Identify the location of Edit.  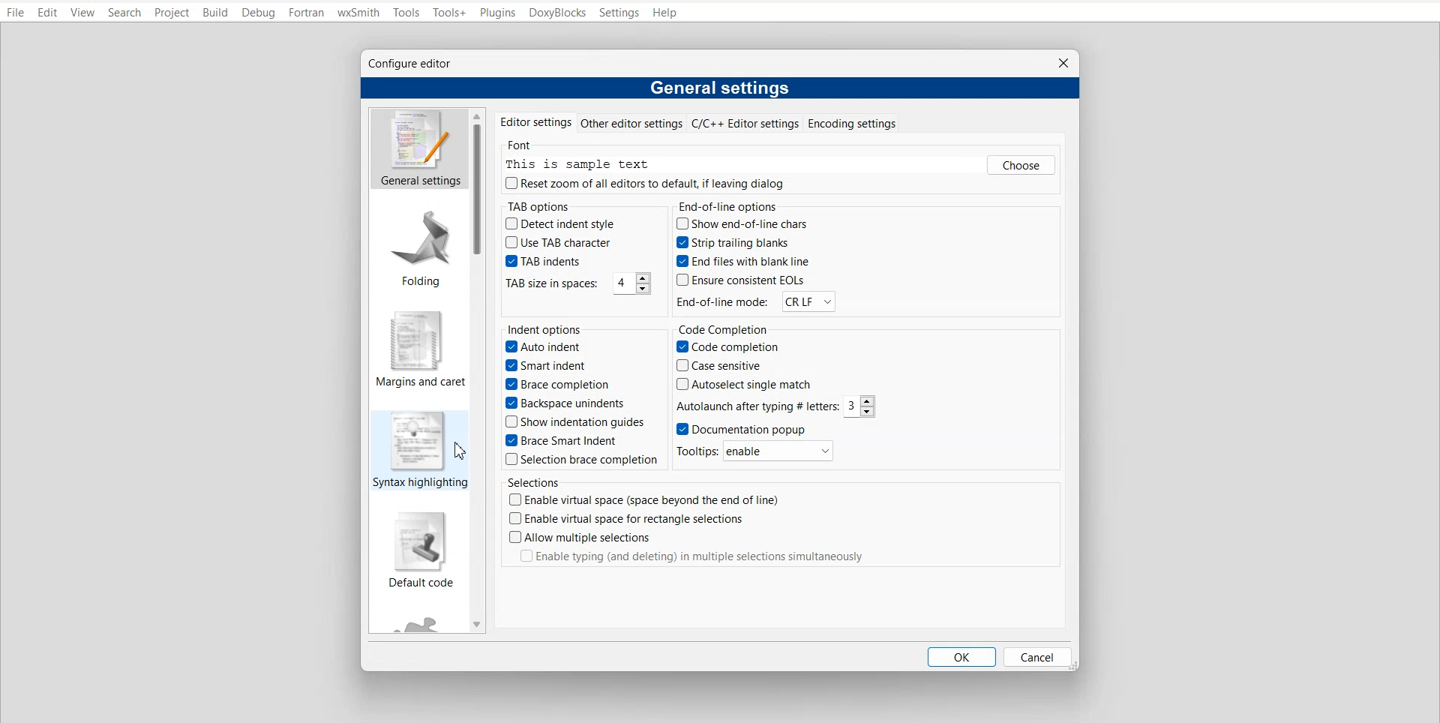
(47, 13).